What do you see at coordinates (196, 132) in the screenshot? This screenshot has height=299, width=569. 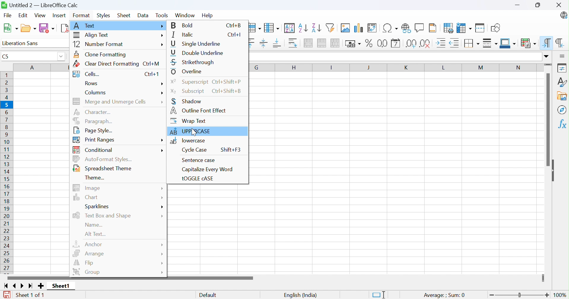 I see `Cursor` at bounding box center [196, 132].